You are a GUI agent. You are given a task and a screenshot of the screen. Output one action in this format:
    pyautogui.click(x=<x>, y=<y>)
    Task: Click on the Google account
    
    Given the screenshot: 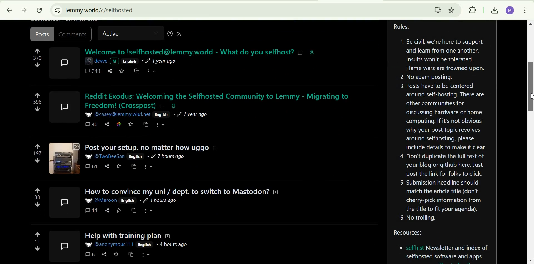 What is the action you would take?
    pyautogui.click(x=510, y=11)
    